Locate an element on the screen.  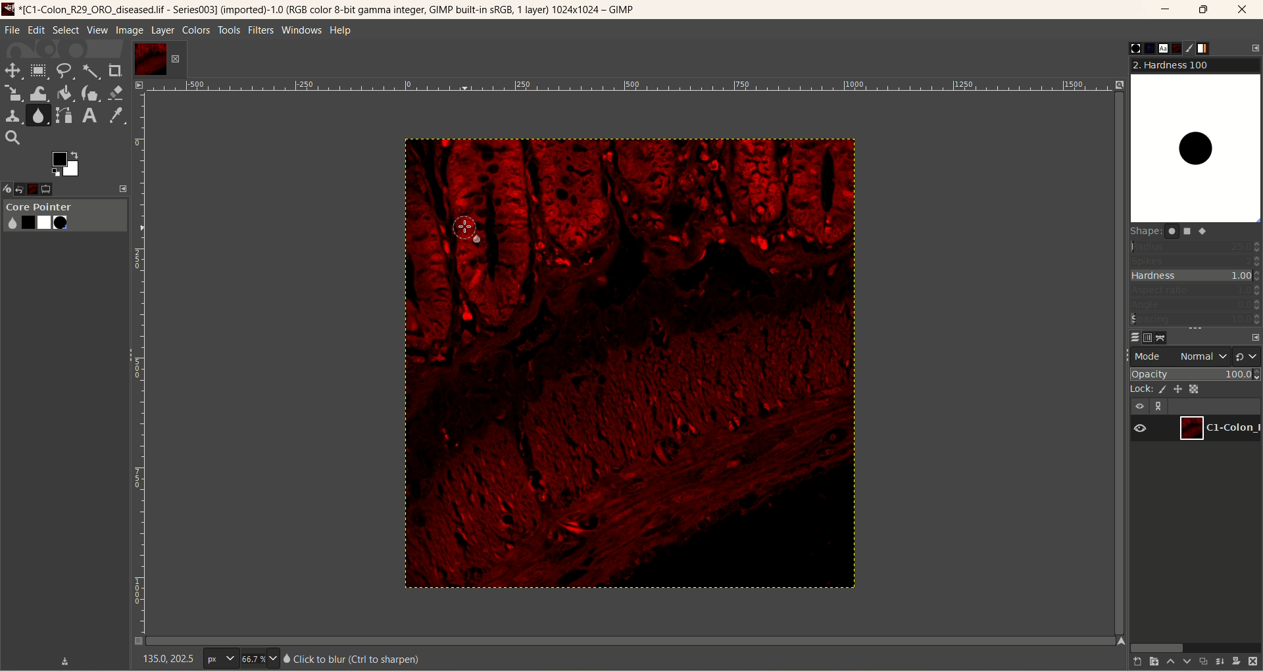
document history is located at coordinates (1176, 48).